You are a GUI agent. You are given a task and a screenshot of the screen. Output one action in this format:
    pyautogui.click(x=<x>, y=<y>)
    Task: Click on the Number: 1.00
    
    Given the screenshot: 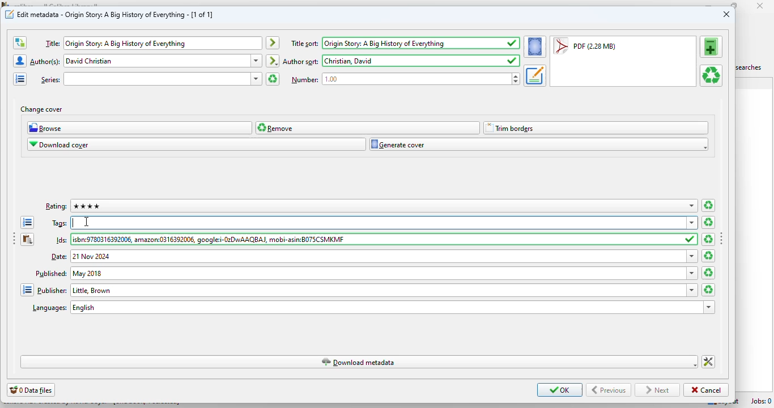 What is the action you would take?
    pyautogui.click(x=416, y=79)
    